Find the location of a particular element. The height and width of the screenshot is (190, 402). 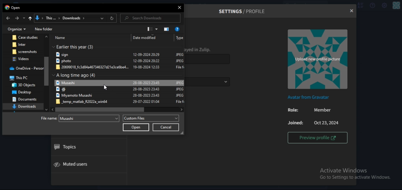

file is located at coordinates (25, 38).